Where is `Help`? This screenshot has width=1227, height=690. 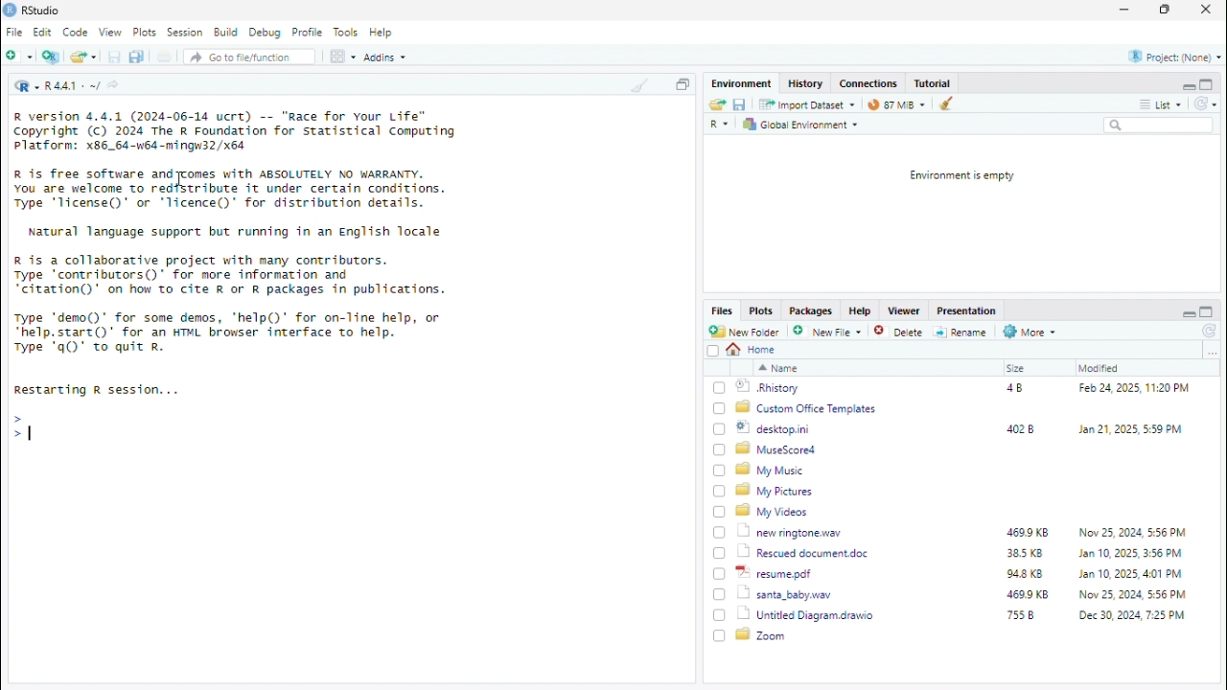 Help is located at coordinates (382, 33).